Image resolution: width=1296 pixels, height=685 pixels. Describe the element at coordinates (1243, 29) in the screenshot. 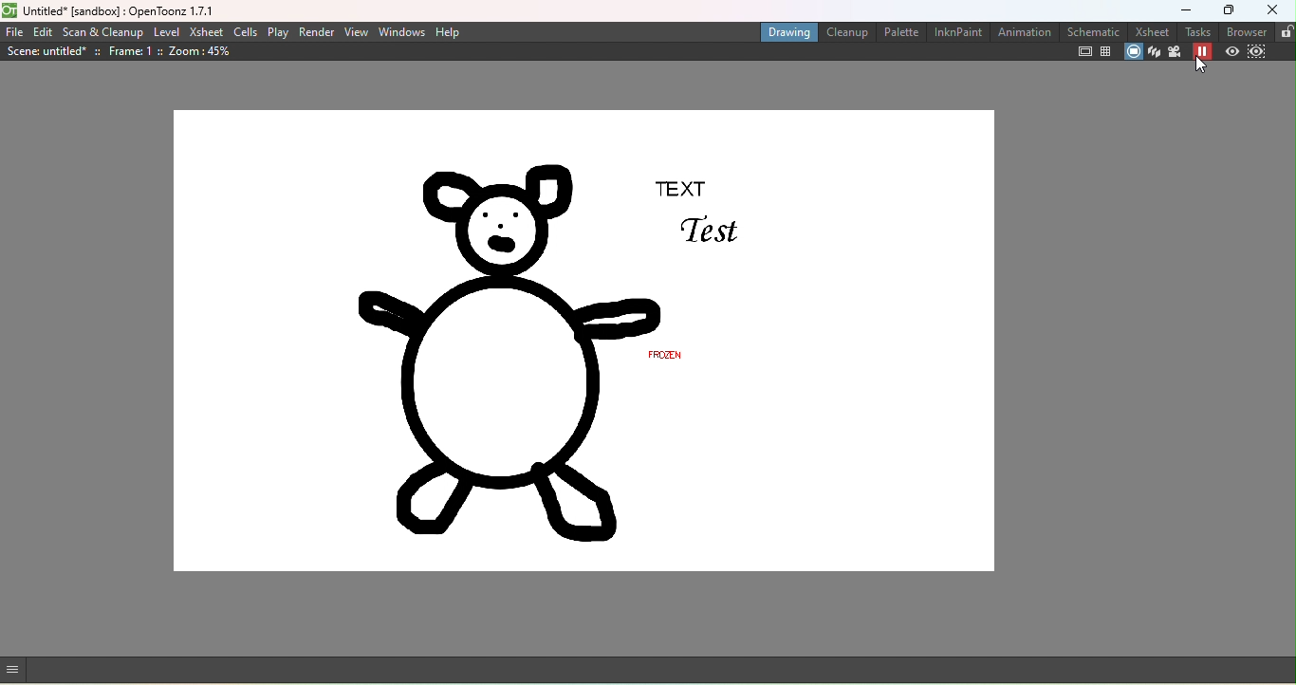

I see `Browser` at that location.